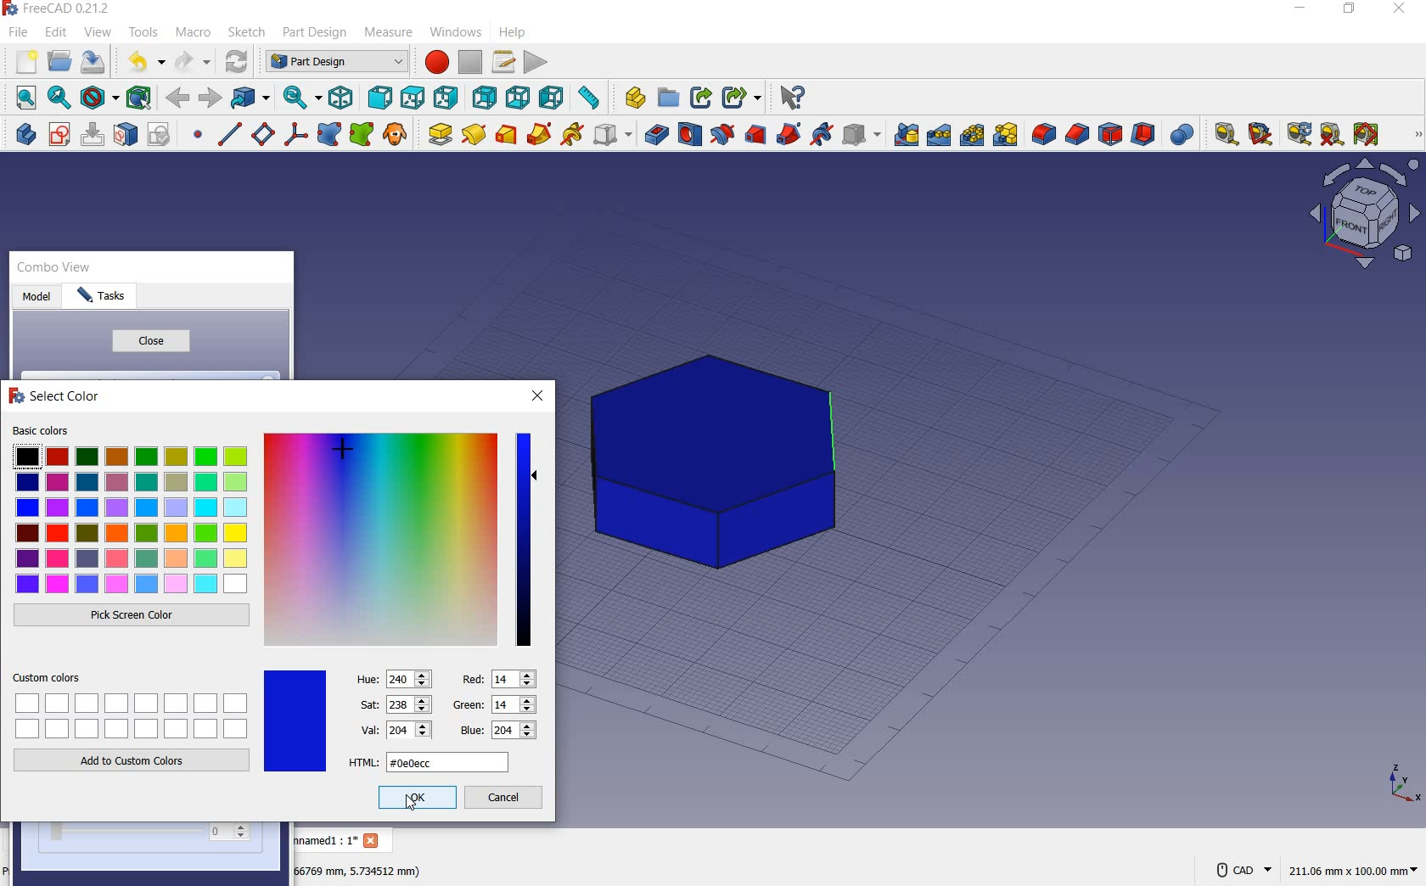 This screenshot has height=886, width=1426. Describe the element at coordinates (132, 617) in the screenshot. I see `pick screen color` at that location.